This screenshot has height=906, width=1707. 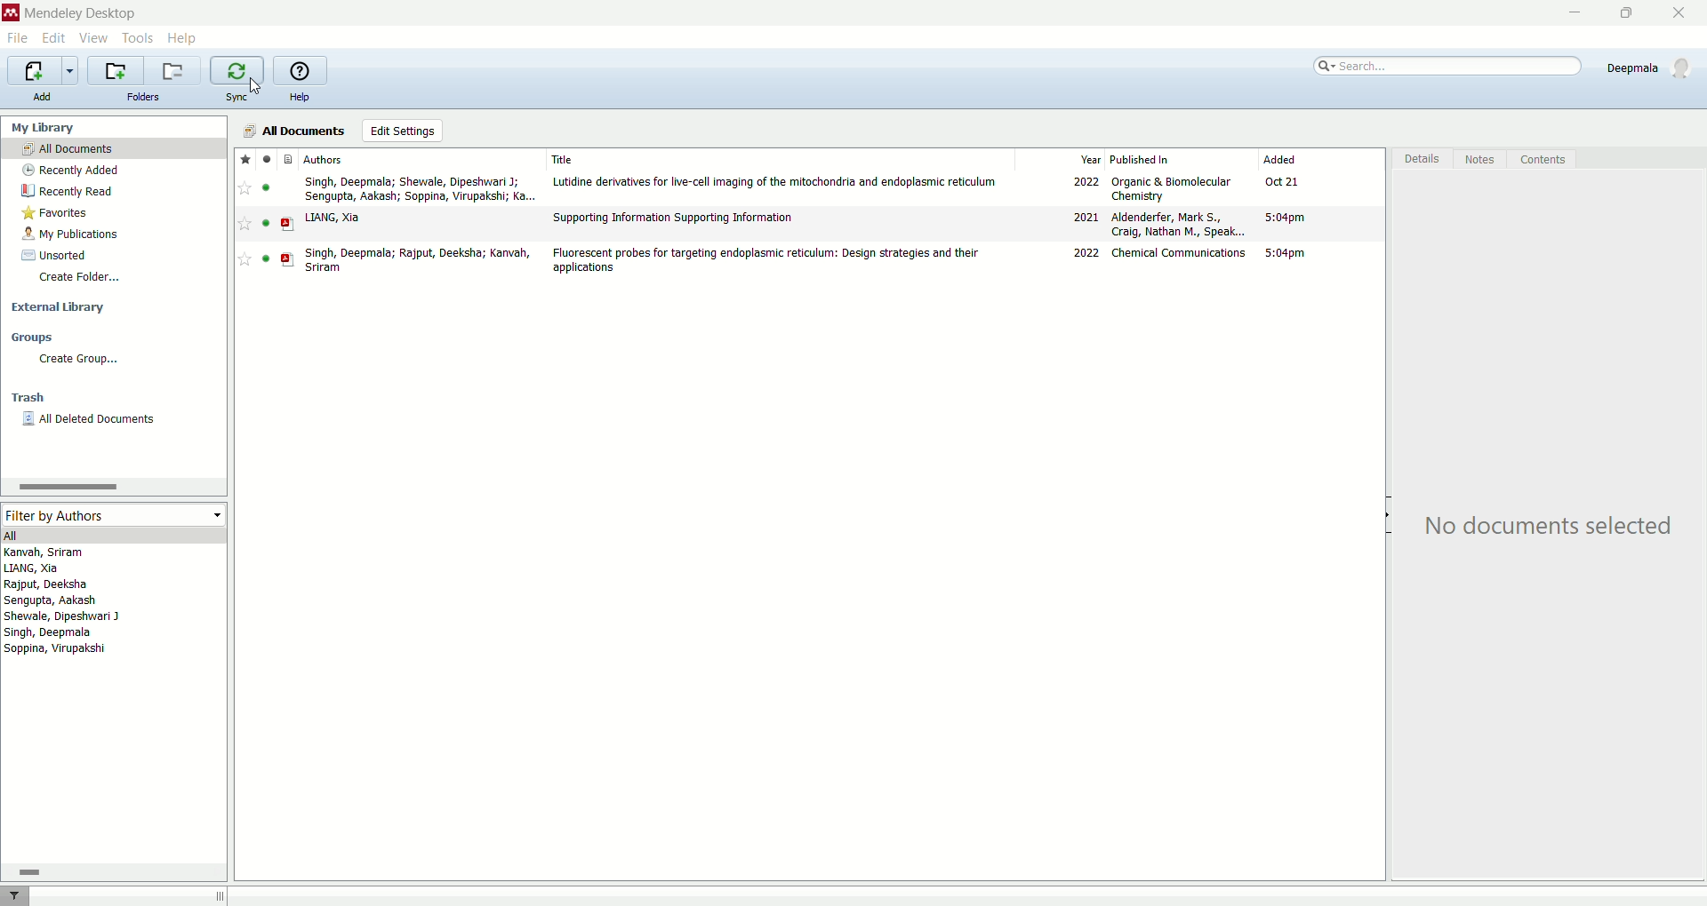 I want to click on Sengupta, Aakash, so click(x=53, y=601).